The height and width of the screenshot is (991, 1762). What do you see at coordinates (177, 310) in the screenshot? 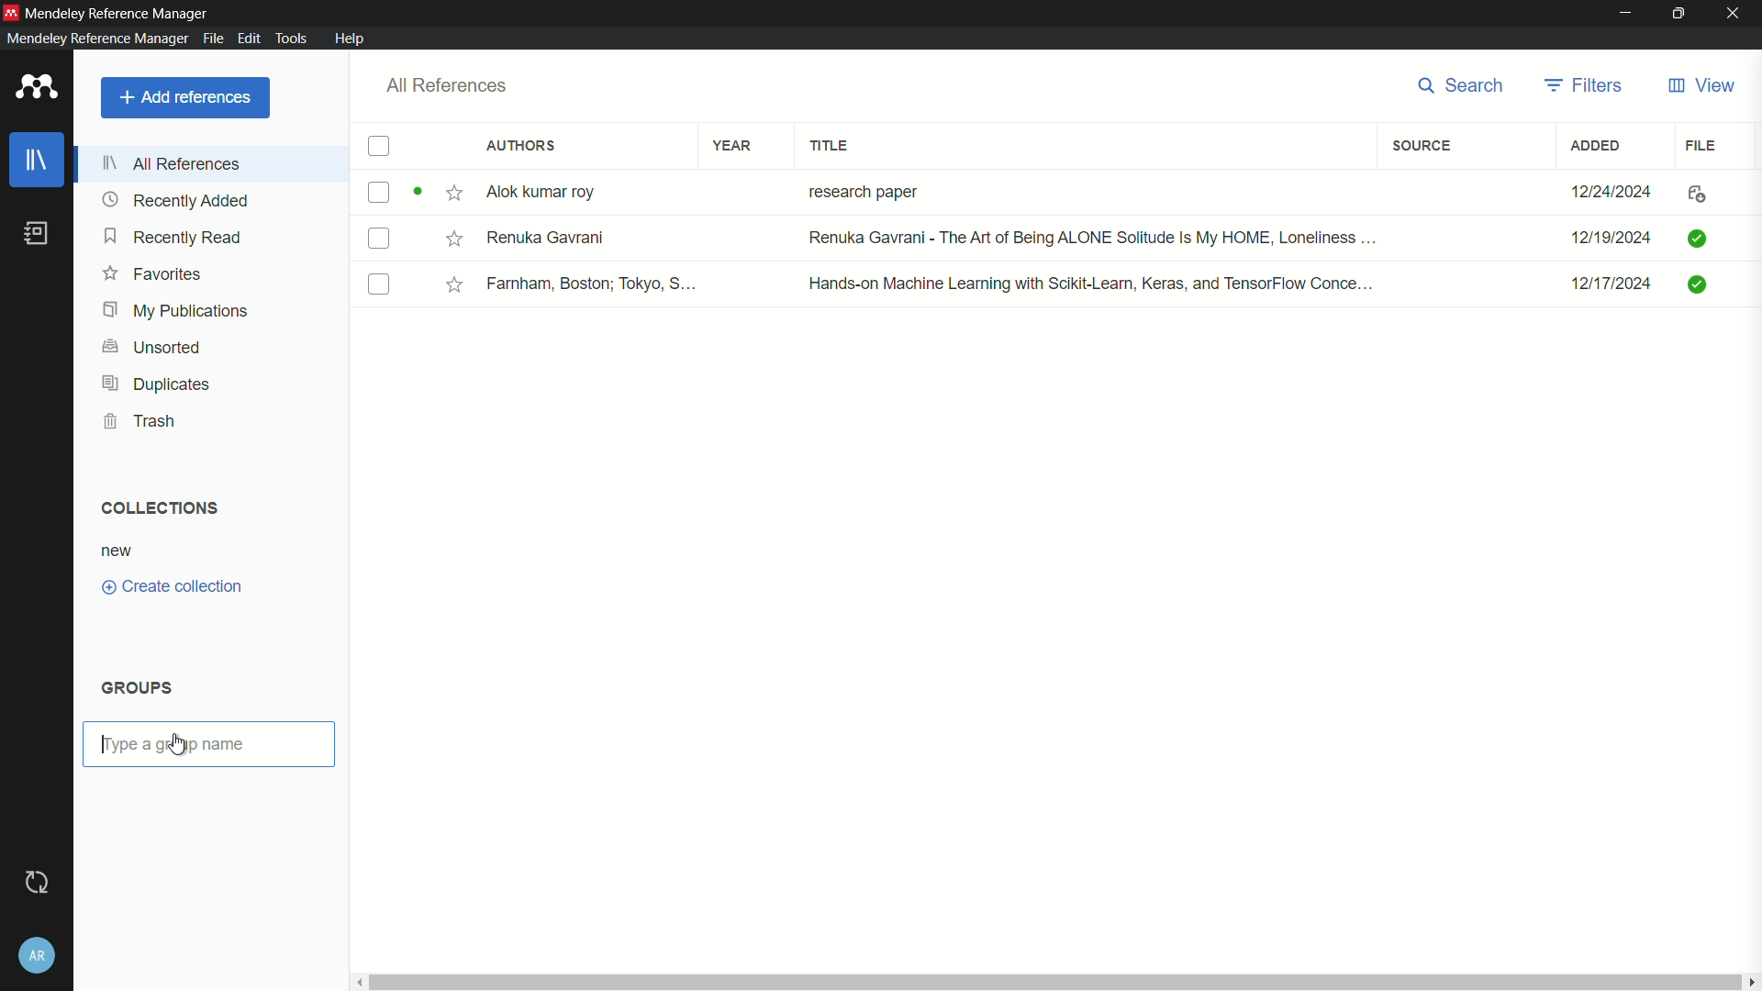
I see `my publications` at bounding box center [177, 310].